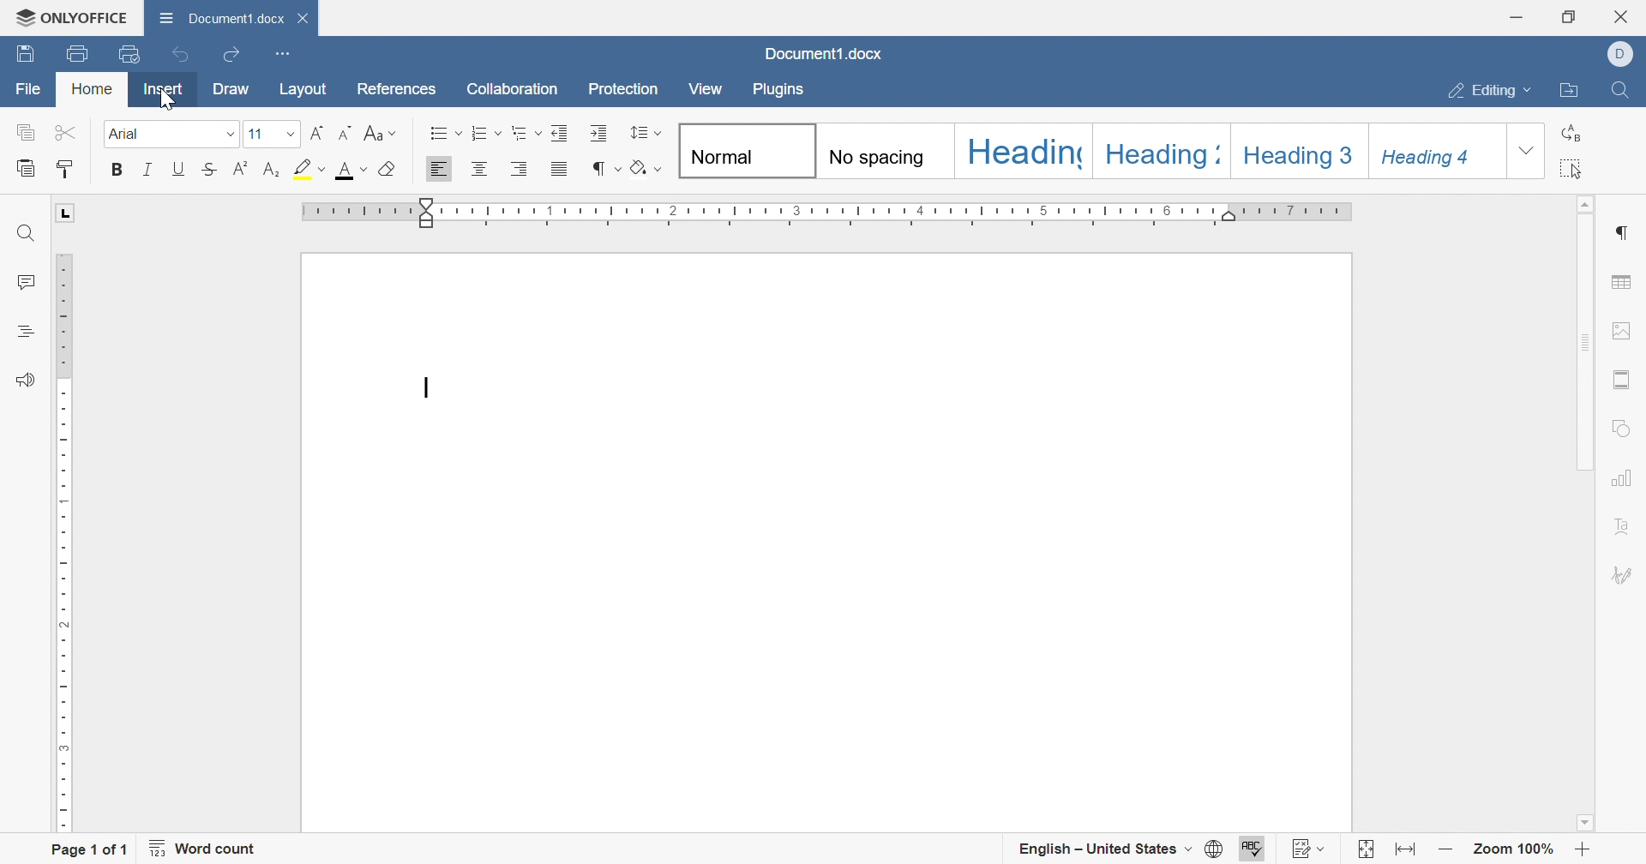 This screenshot has height=864, width=1646. Describe the element at coordinates (1583, 850) in the screenshot. I see `Zoom in` at that location.